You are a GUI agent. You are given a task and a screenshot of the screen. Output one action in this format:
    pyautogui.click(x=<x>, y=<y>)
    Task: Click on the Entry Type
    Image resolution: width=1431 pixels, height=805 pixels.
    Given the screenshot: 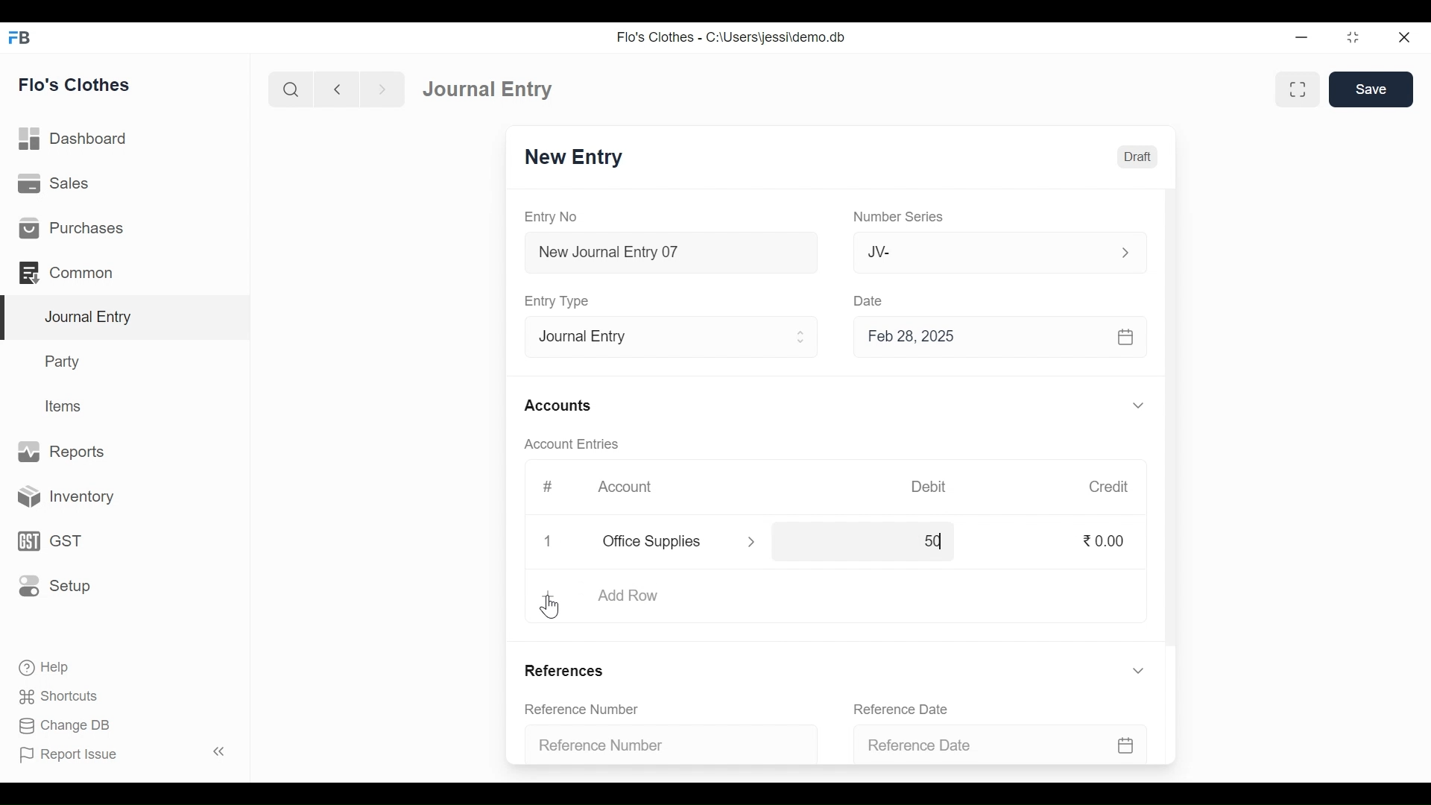 What is the action you would take?
    pyautogui.click(x=659, y=338)
    